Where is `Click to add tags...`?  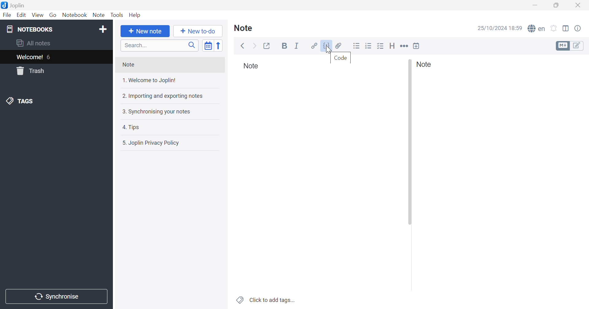 Click to add tags... is located at coordinates (274, 299).